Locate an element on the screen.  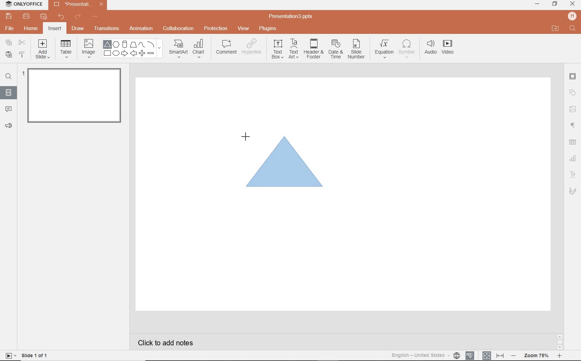
HYPERLINK is located at coordinates (252, 49).